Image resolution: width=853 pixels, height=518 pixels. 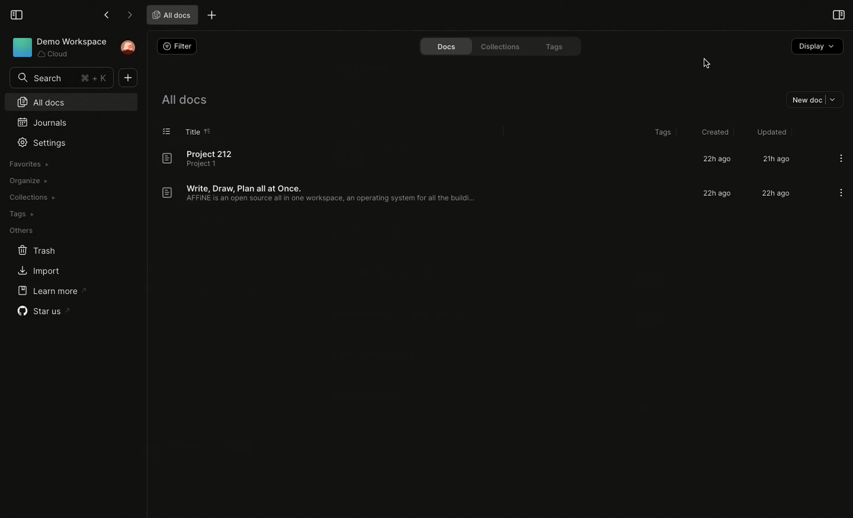 I want to click on All docs, so click(x=170, y=14).